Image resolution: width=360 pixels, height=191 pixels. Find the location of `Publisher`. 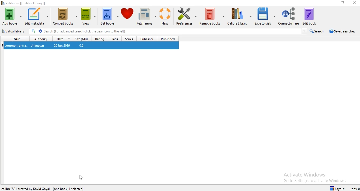

Publisher is located at coordinates (146, 39).